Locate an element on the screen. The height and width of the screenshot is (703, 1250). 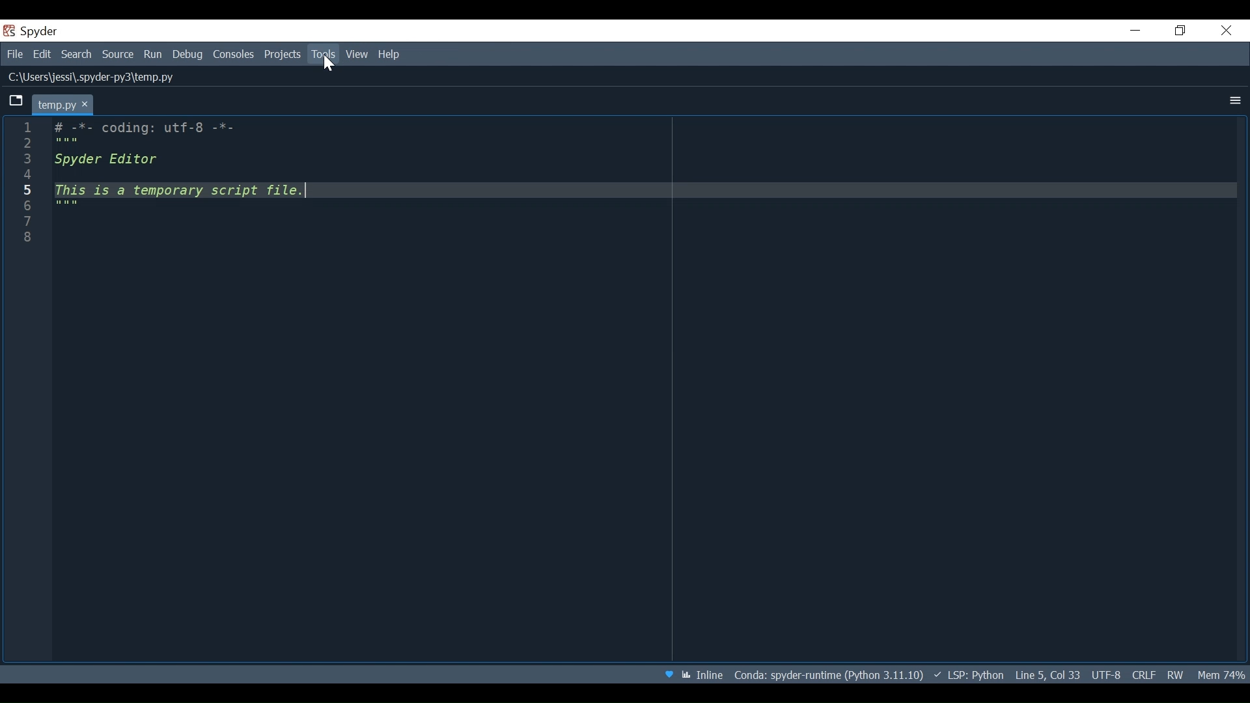
Debug is located at coordinates (189, 55).